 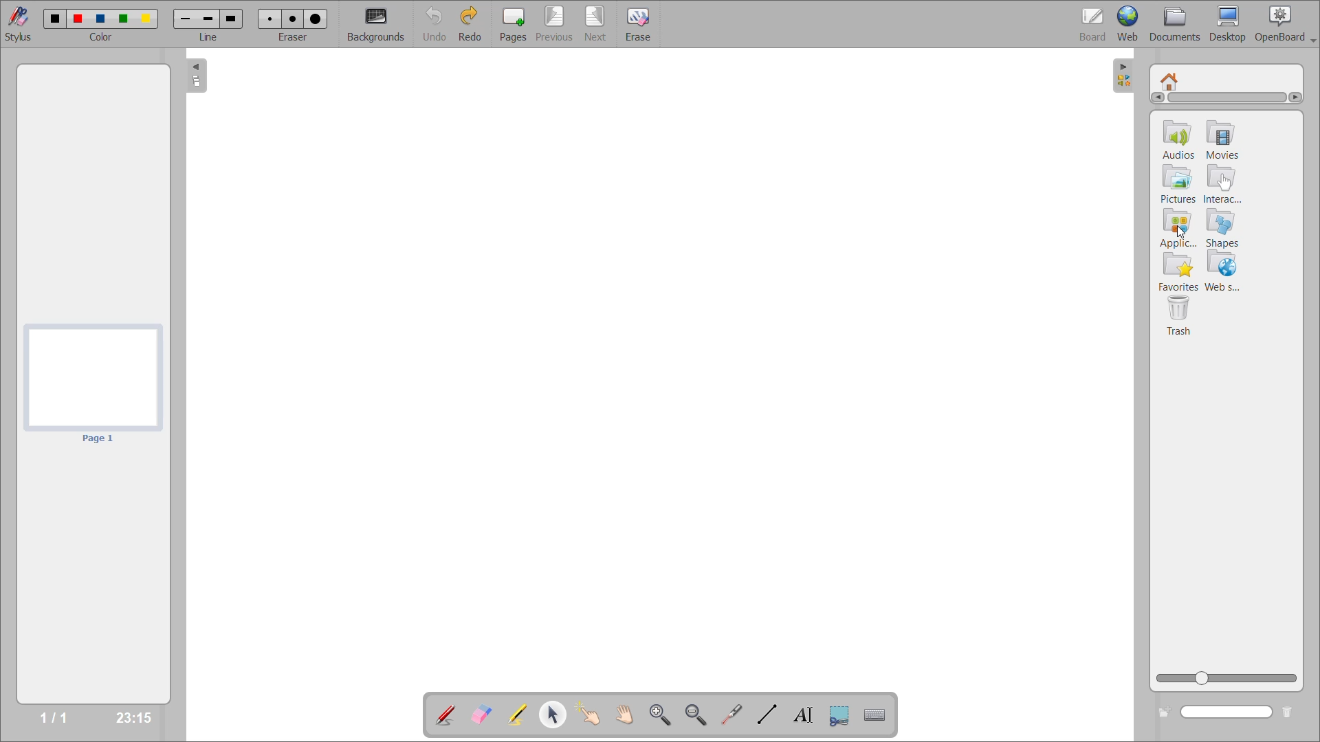 I want to click on redo, so click(x=473, y=23).